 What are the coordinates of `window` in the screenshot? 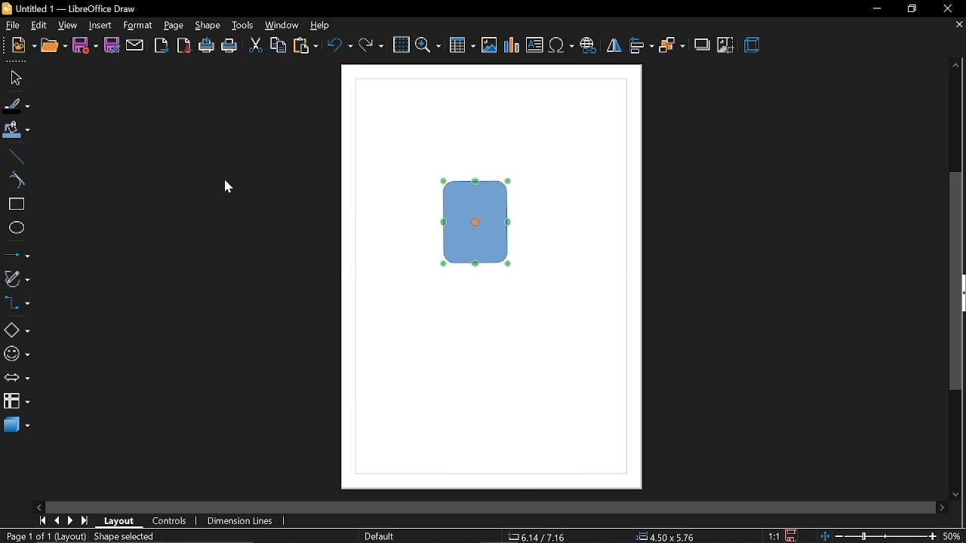 It's located at (283, 26).